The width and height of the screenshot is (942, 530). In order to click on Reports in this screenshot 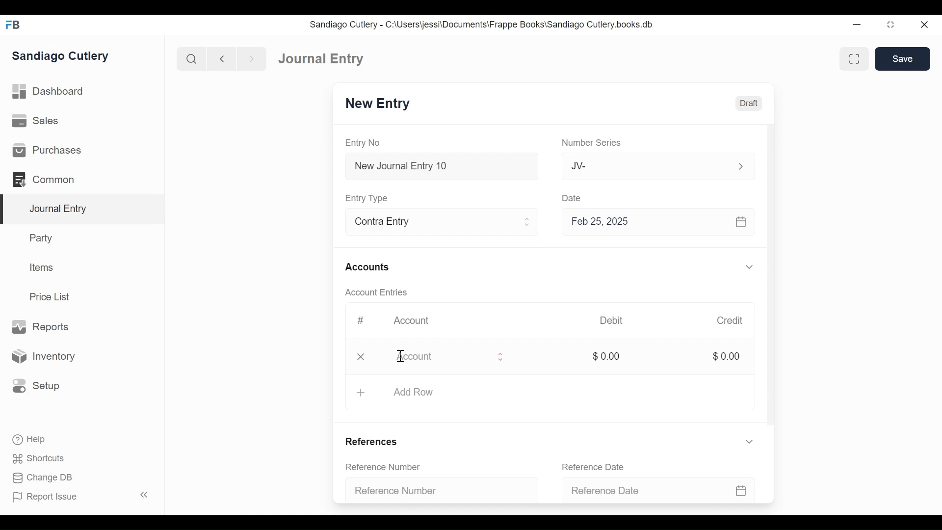, I will do `click(39, 326)`.